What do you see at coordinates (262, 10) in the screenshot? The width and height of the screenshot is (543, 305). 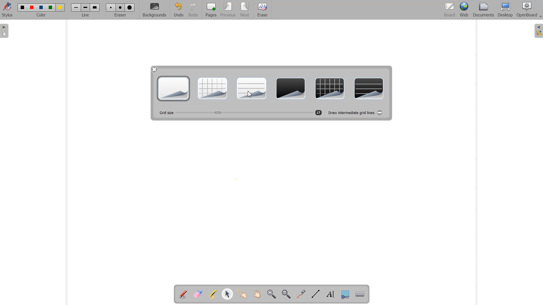 I see `Erase` at bounding box center [262, 10].